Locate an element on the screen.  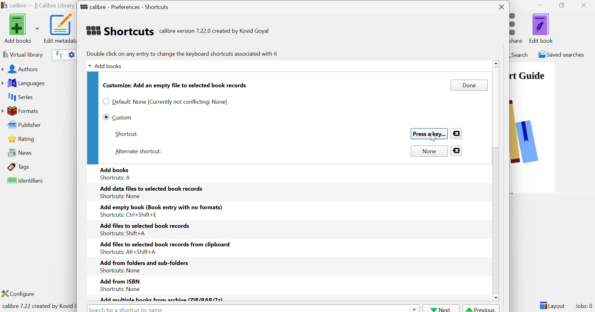
Languages is located at coordinates (24, 83).